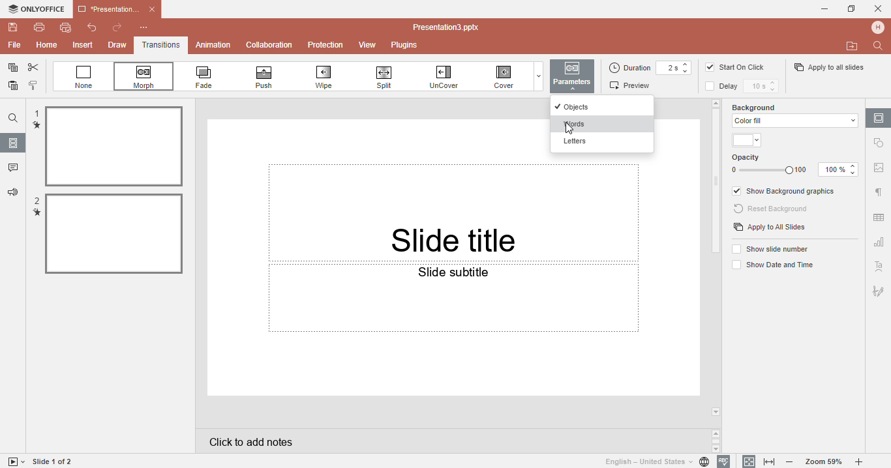 The width and height of the screenshot is (891, 468). What do you see at coordinates (878, 244) in the screenshot?
I see `Chart setting` at bounding box center [878, 244].